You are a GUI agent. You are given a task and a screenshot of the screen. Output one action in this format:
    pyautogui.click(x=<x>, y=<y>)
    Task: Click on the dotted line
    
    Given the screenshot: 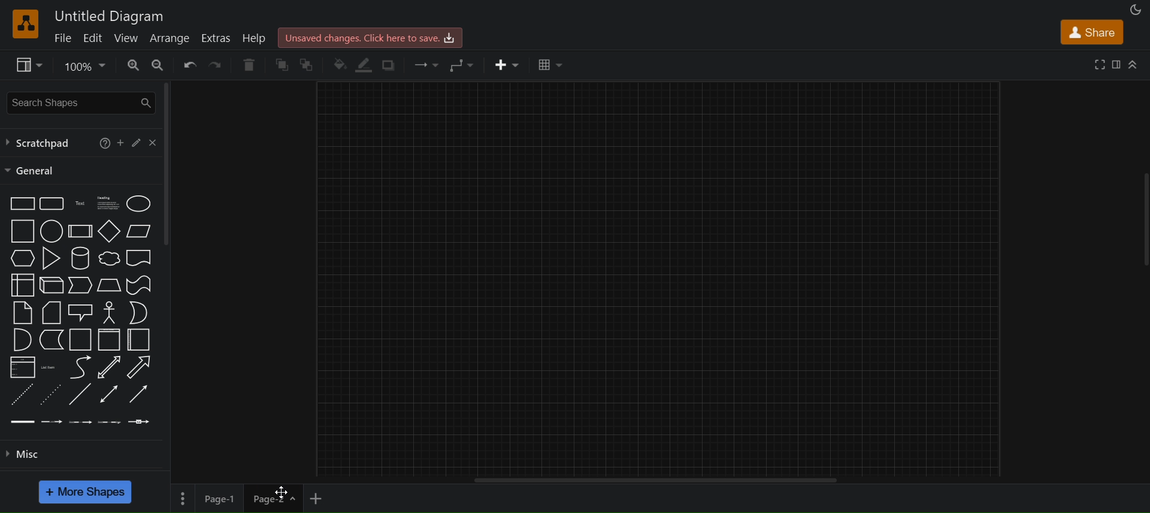 What is the action you would take?
    pyautogui.click(x=49, y=395)
    